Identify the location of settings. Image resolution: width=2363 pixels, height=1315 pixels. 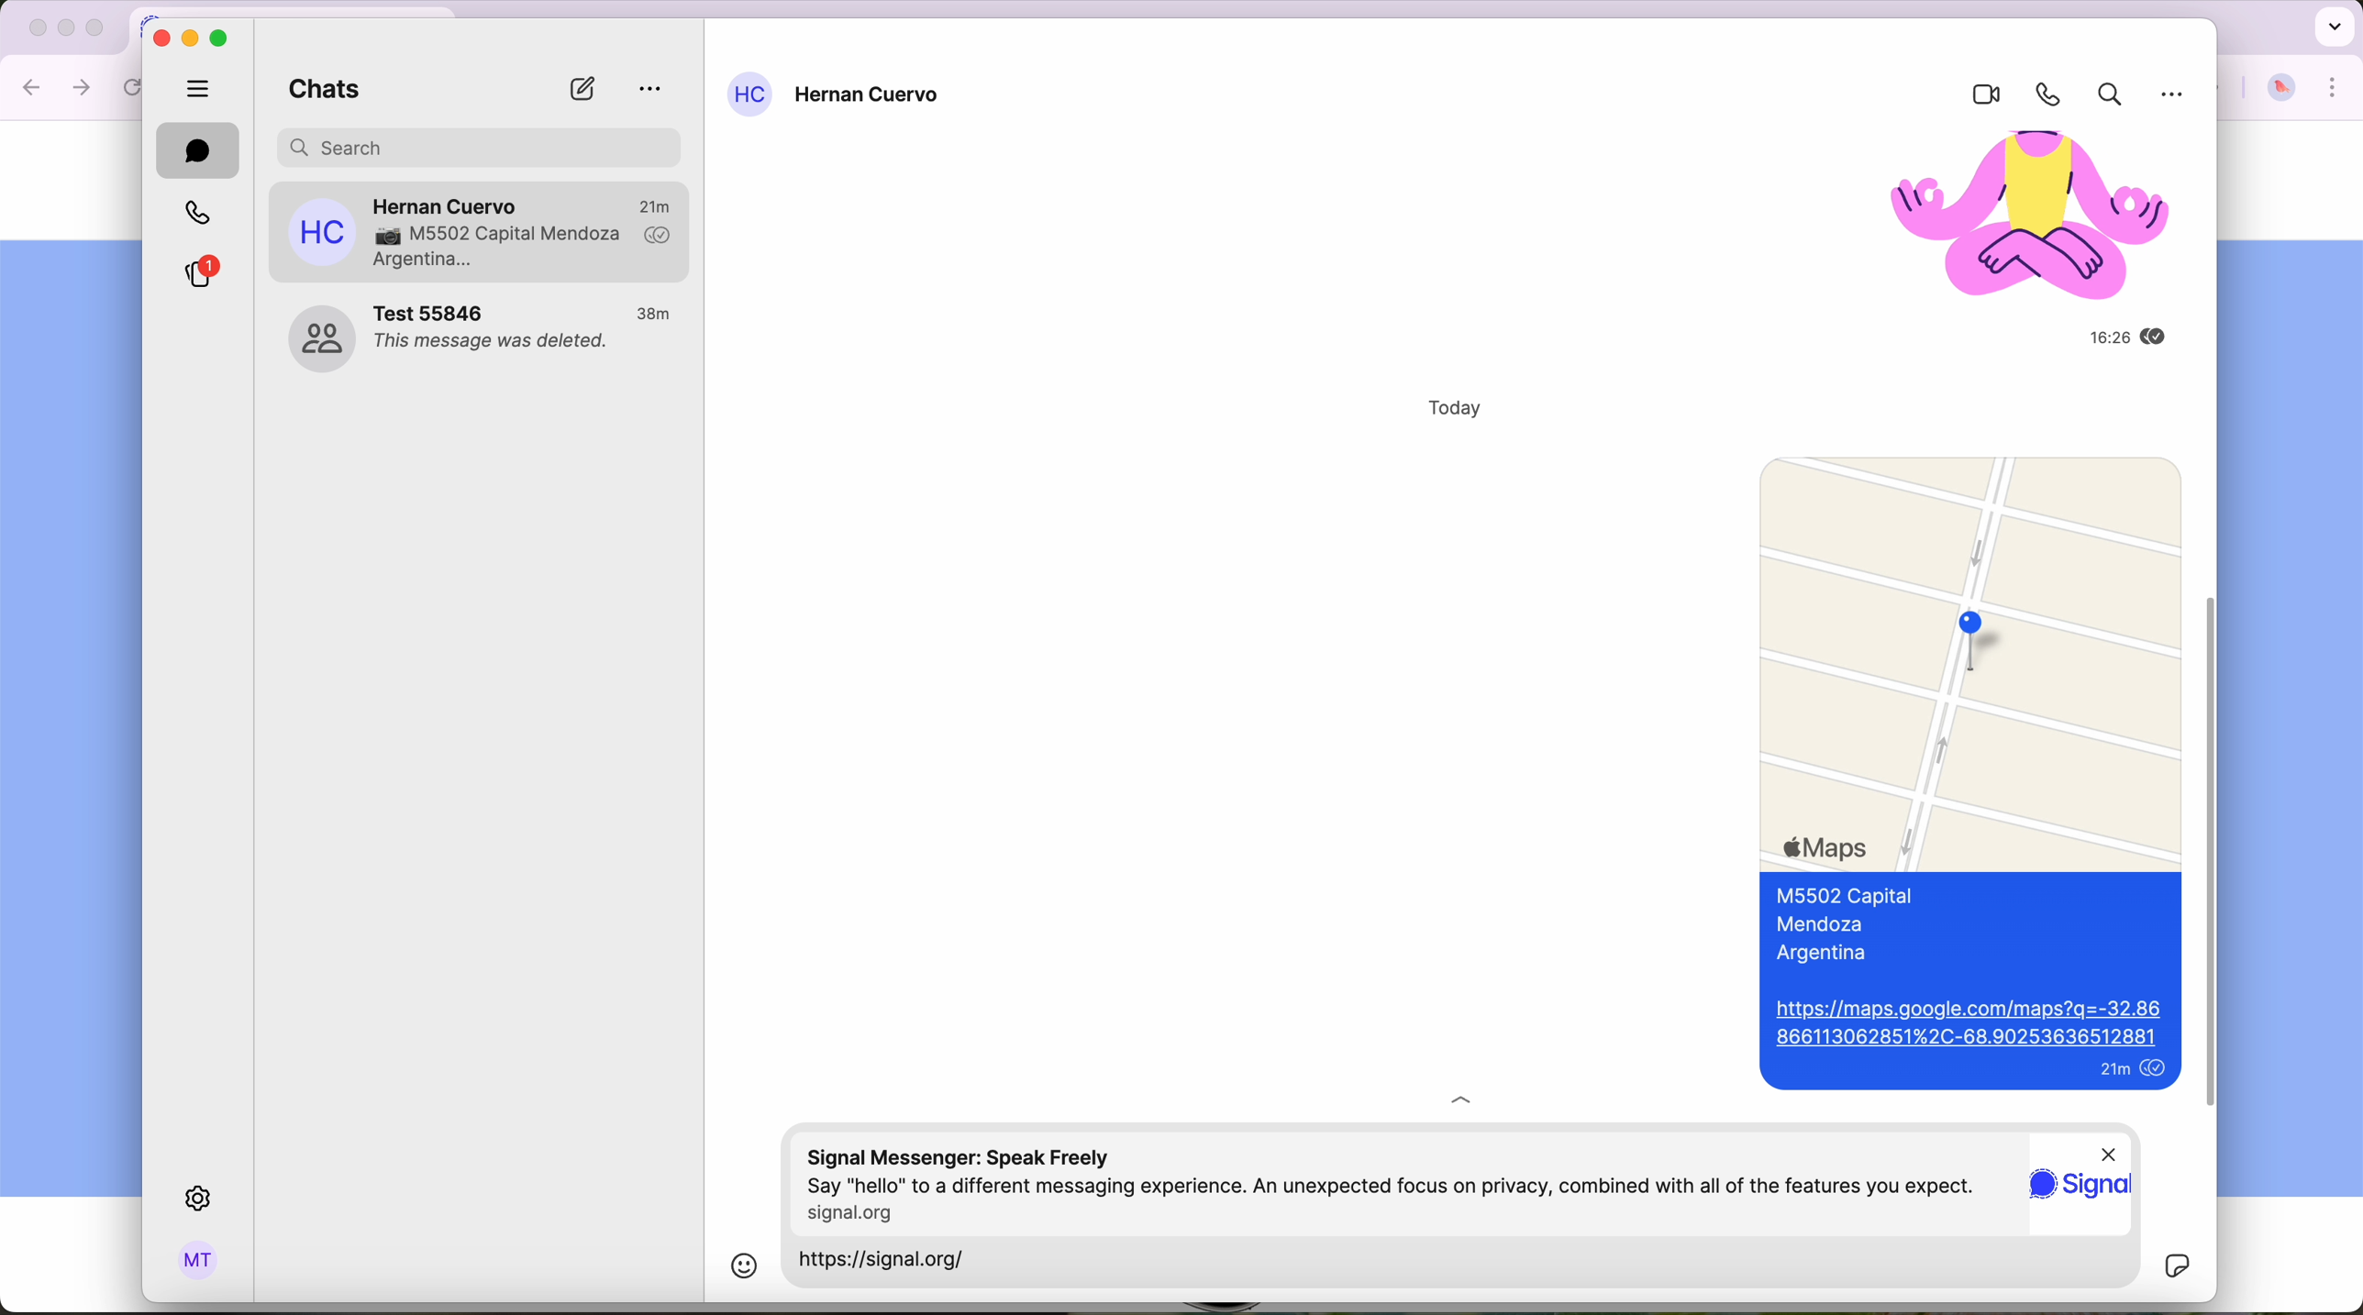
(202, 1199).